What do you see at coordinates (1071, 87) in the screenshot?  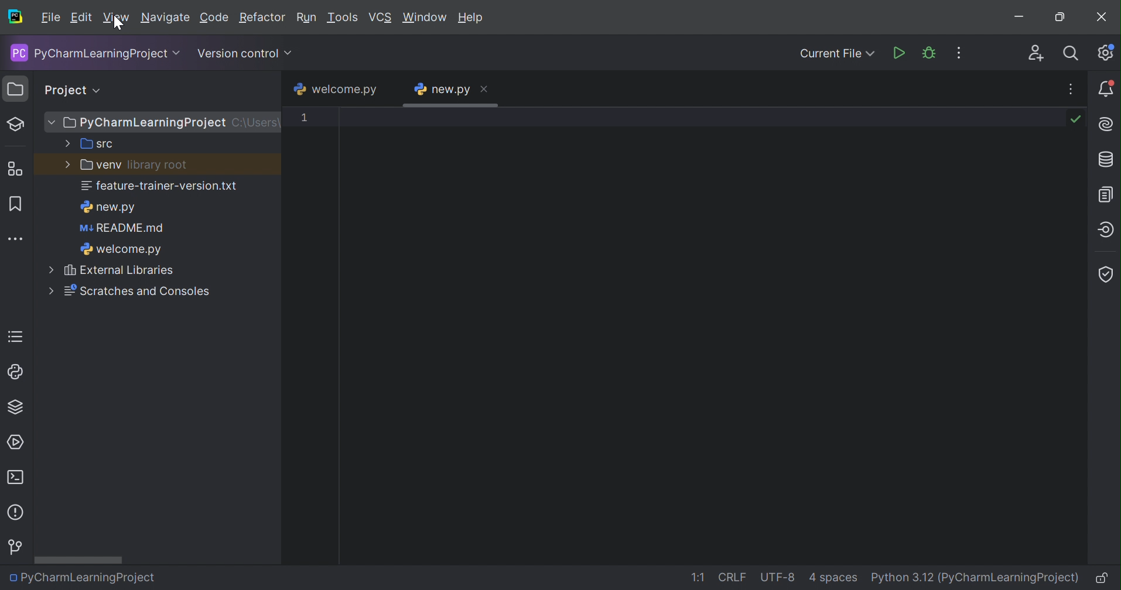 I see `Recent Files, Tab Actions, and More` at bounding box center [1071, 87].